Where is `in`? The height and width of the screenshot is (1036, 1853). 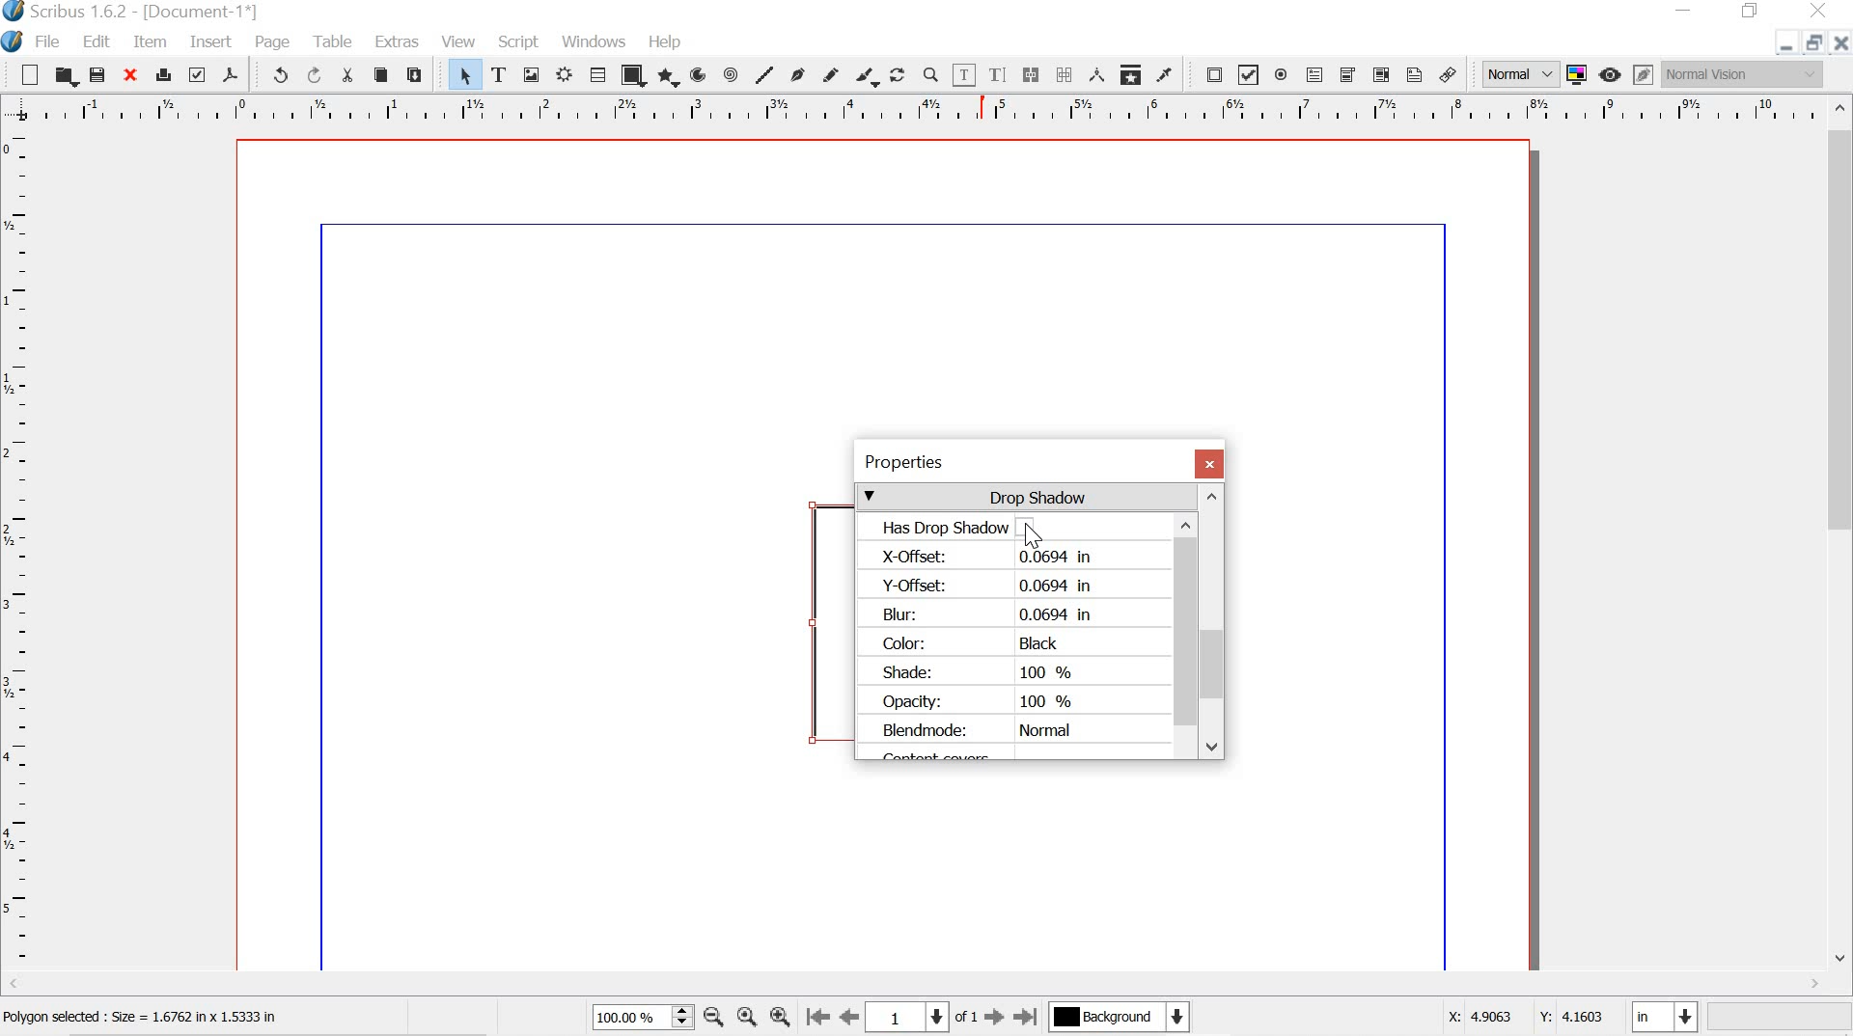 in is located at coordinates (1667, 1019).